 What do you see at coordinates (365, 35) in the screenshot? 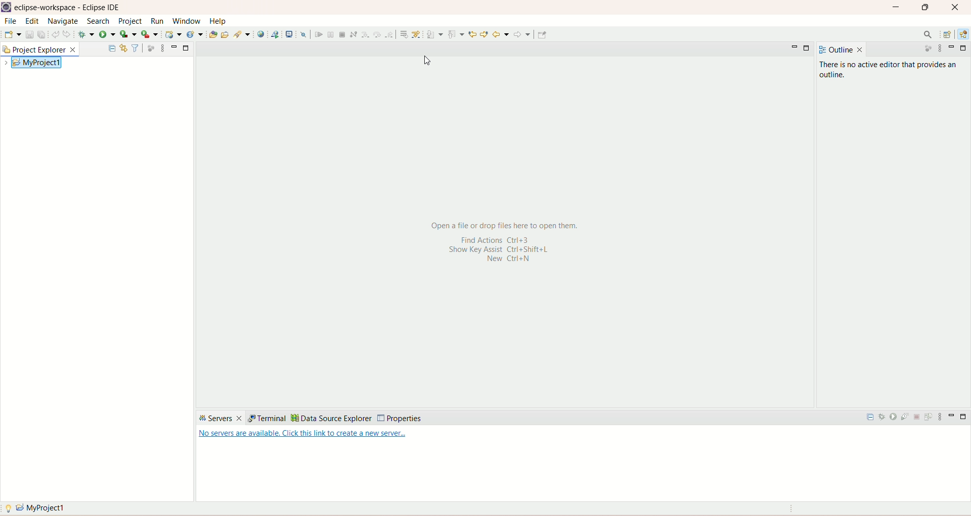
I see `step into` at bounding box center [365, 35].